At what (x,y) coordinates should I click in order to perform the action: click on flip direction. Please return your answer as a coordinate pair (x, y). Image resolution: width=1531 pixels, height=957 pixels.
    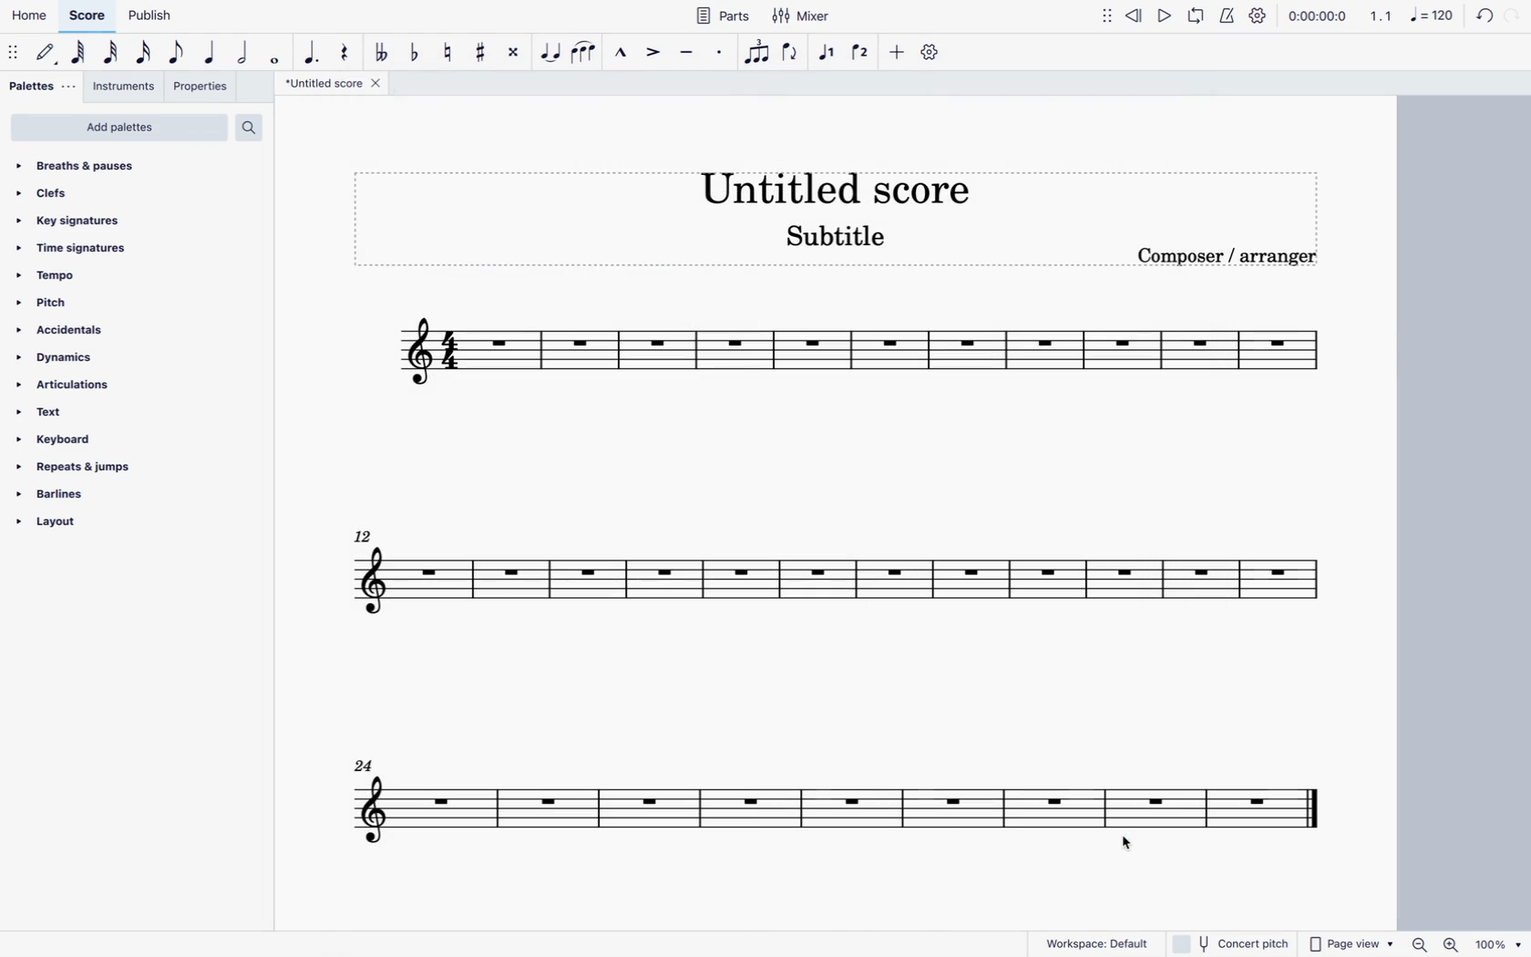
    Looking at the image, I should click on (792, 58).